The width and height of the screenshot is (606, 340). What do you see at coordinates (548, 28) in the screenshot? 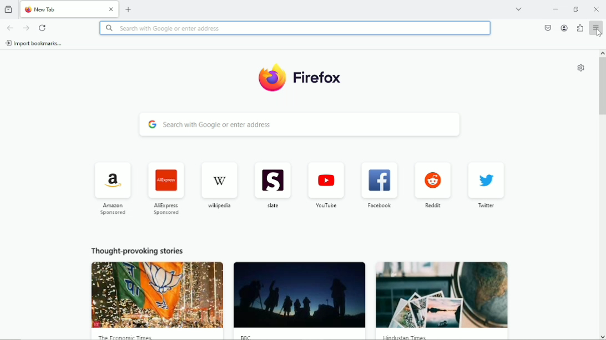
I see `Save to pocket` at bounding box center [548, 28].